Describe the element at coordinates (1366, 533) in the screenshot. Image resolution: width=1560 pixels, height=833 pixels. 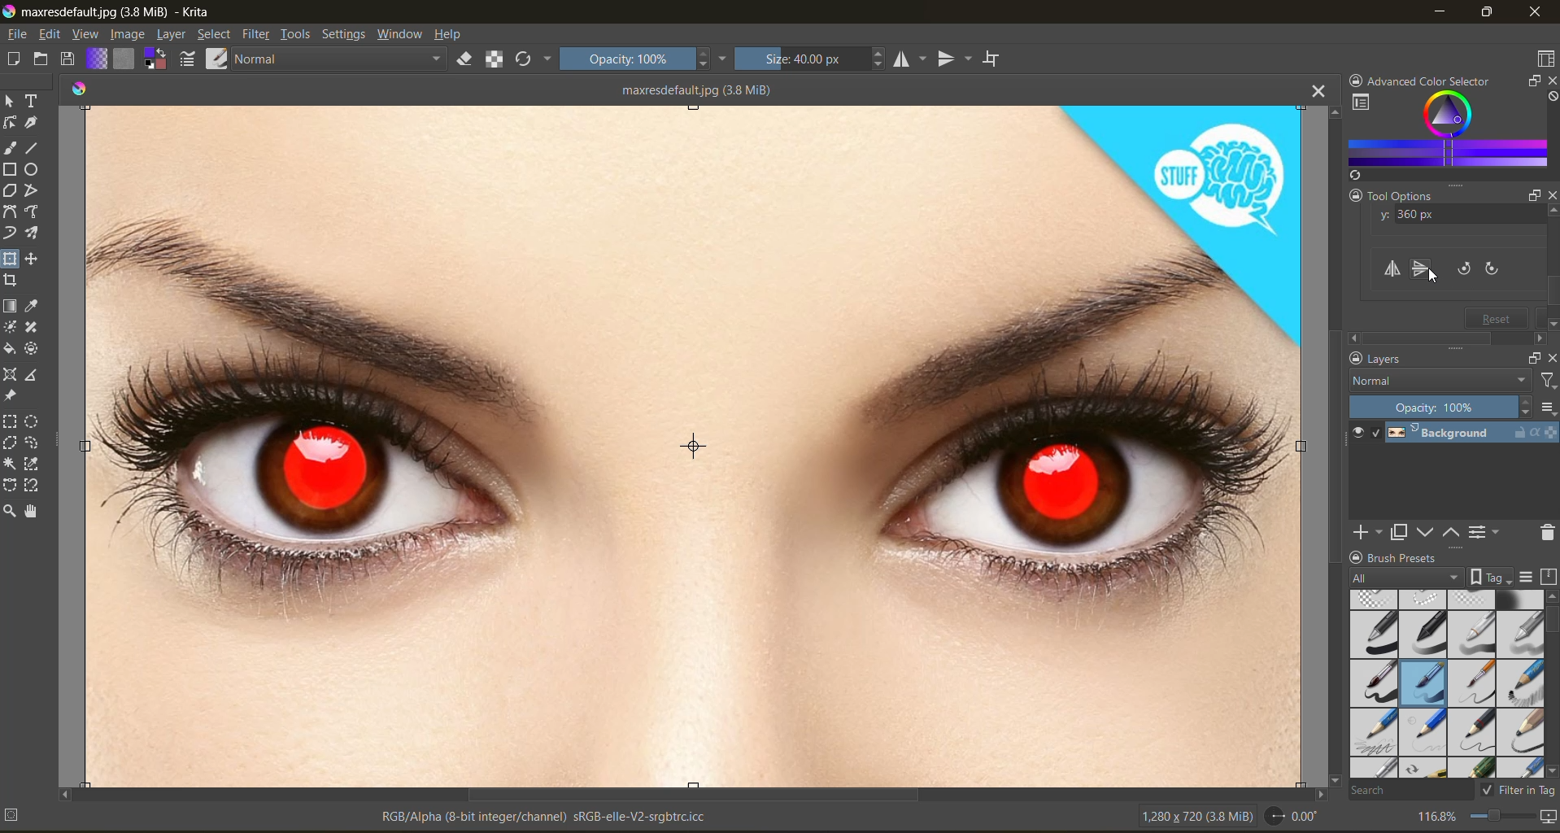
I see `add` at that location.